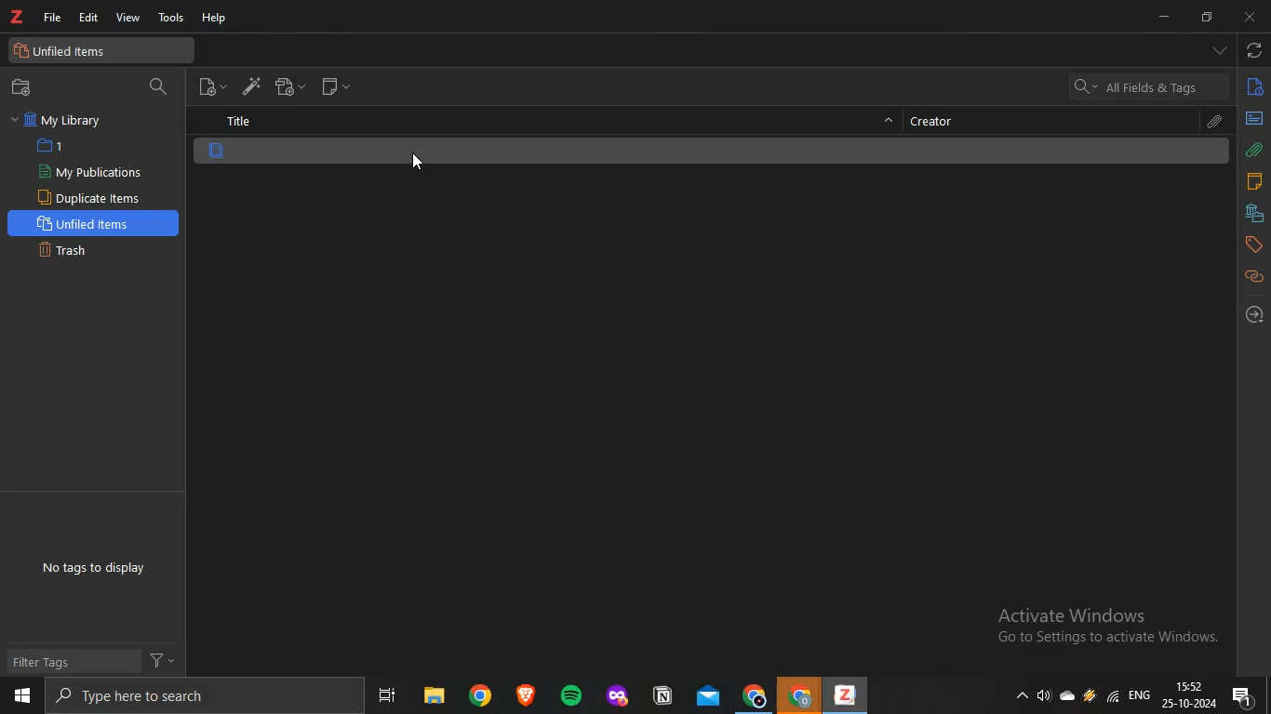 The image size is (1271, 714). Describe the element at coordinates (1070, 694) in the screenshot. I see `cloud` at that location.